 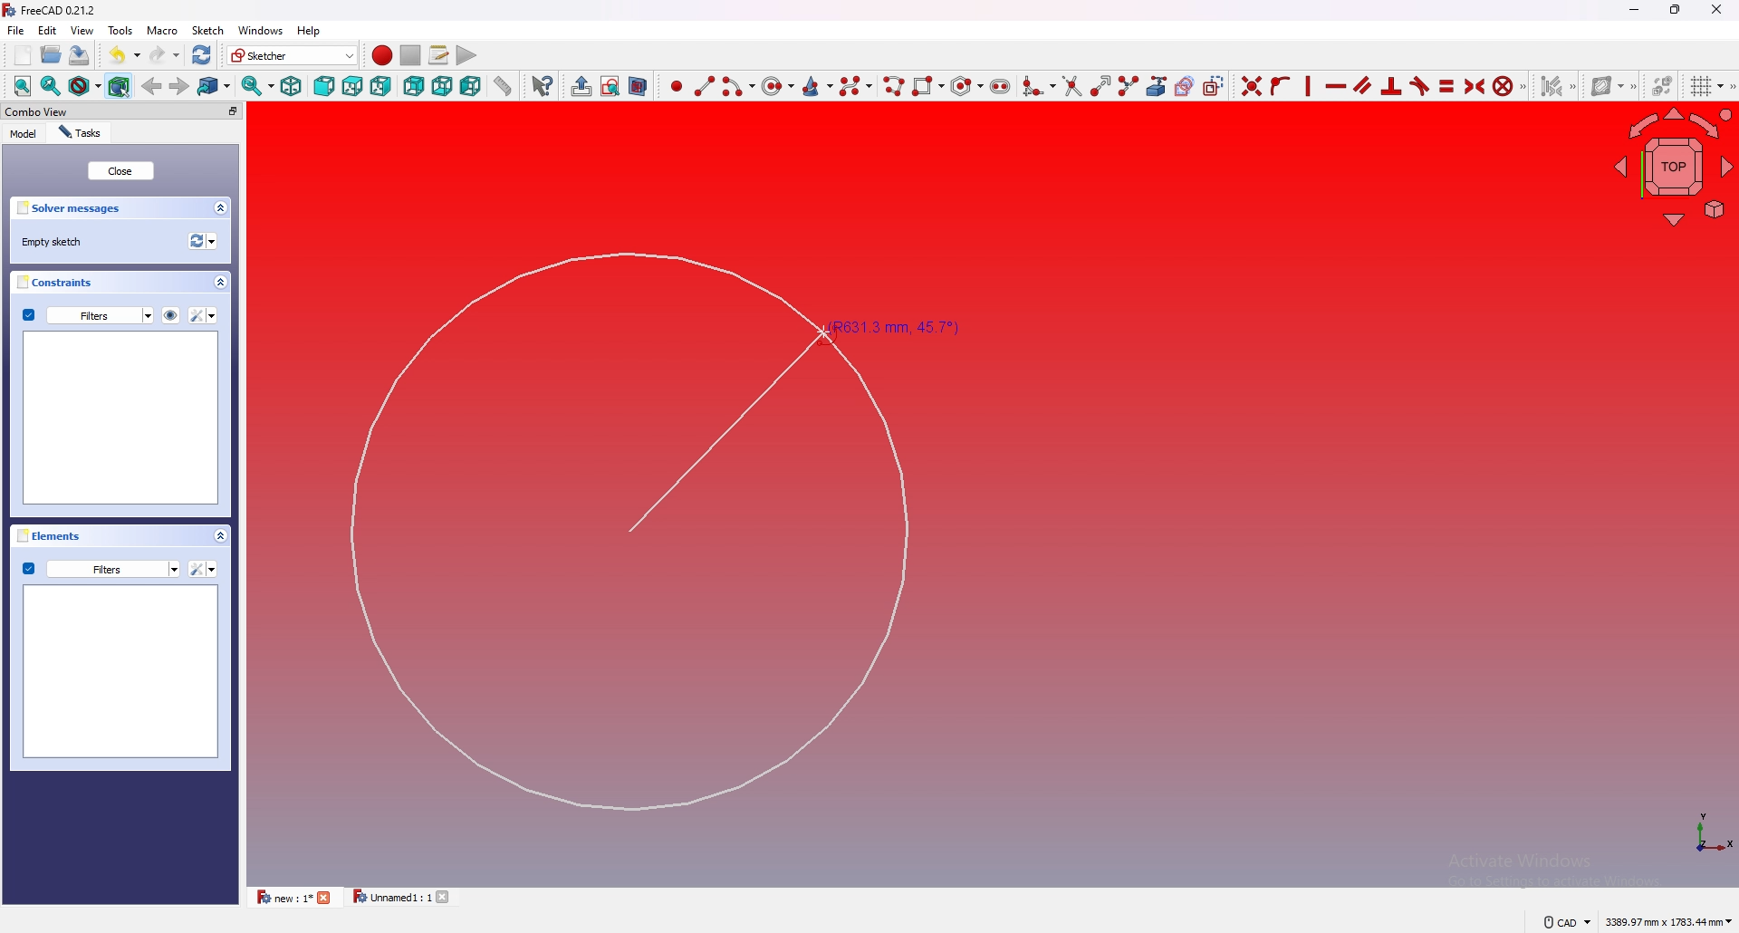 What do you see at coordinates (53, 535) in the screenshot?
I see `elements` at bounding box center [53, 535].